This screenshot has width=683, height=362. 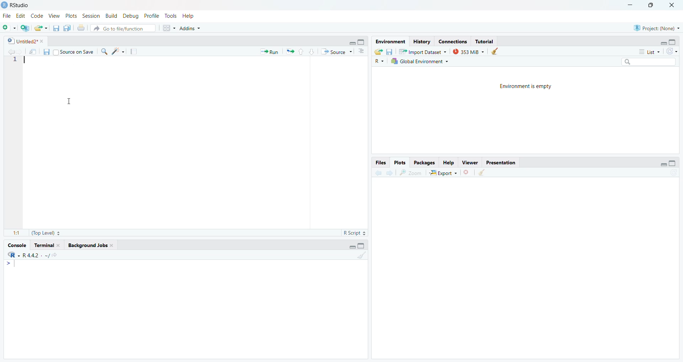 What do you see at coordinates (401, 163) in the screenshot?
I see `Plots` at bounding box center [401, 163].